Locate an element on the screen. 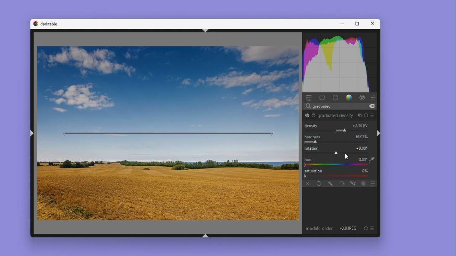 The image size is (456, 256). shift+ctrl+t is located at coordinates (205, 31).